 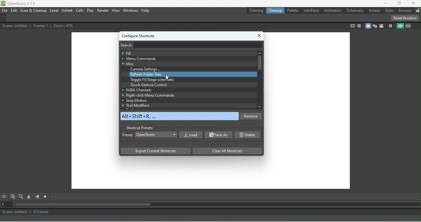 What do you see at coordinates (399, 26) in the screenshot?
I see `Preview` at bounding box center [399, 26].